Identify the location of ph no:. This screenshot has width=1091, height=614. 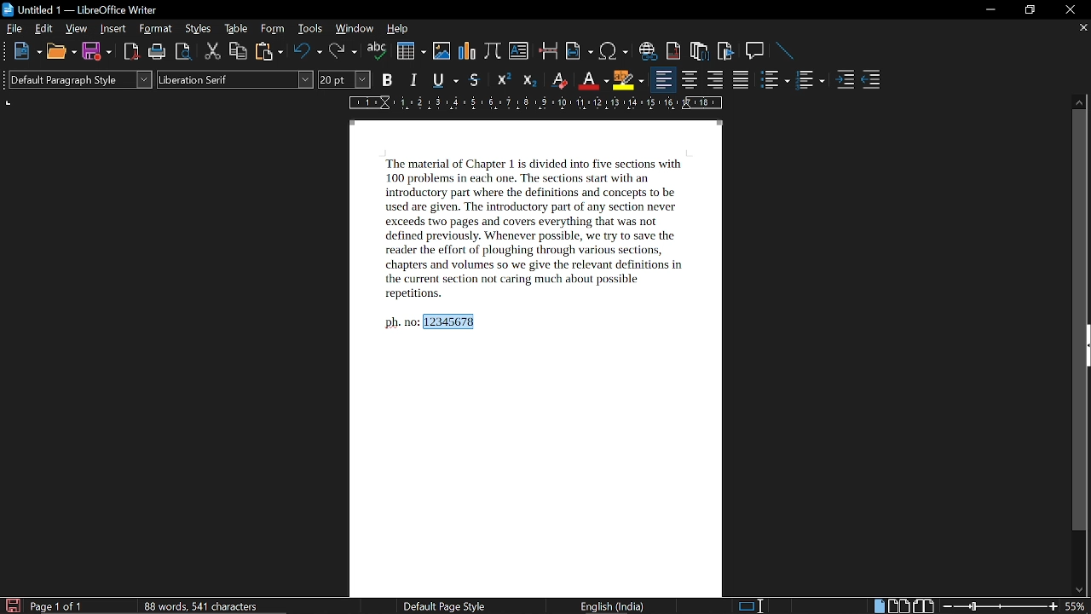
(401, 321).